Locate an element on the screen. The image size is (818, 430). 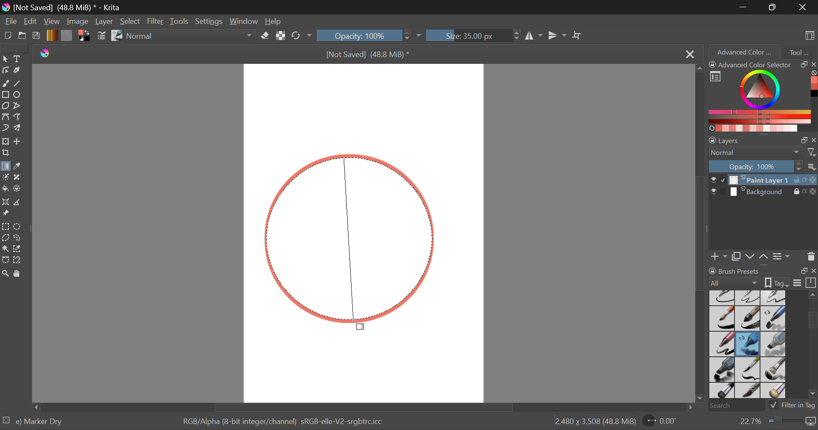
Pan Tool is located at coordinates (19, 273).